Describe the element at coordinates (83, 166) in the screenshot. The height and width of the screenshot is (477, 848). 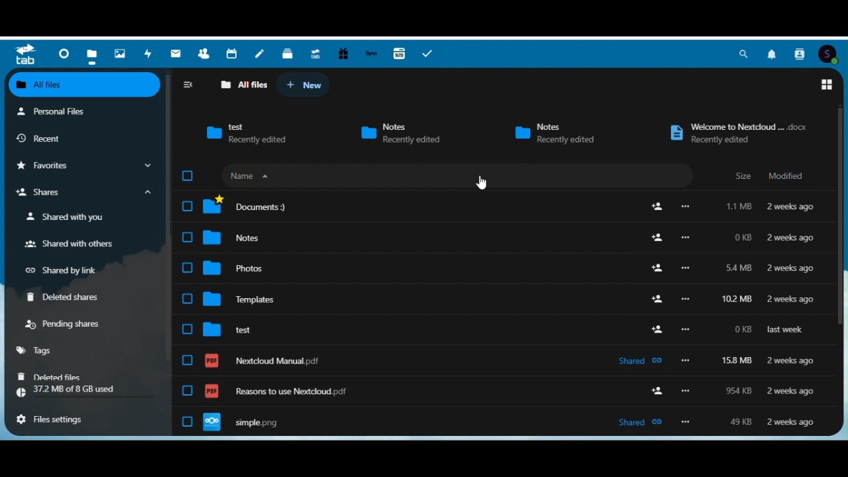
I see `Favourite` at that location.